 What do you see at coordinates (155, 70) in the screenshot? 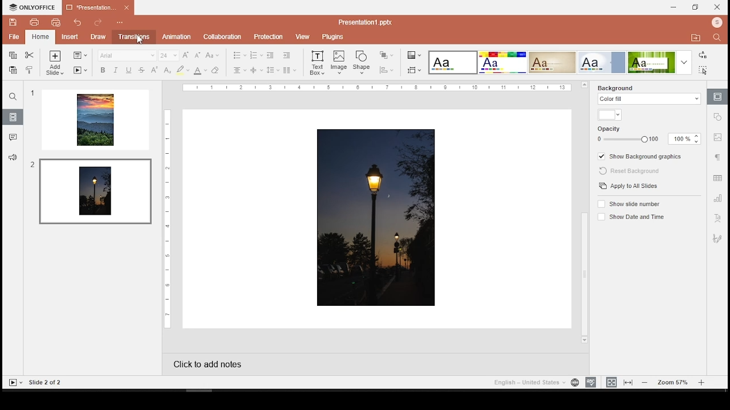
I see `superscript` at bounding box center [155, 70].